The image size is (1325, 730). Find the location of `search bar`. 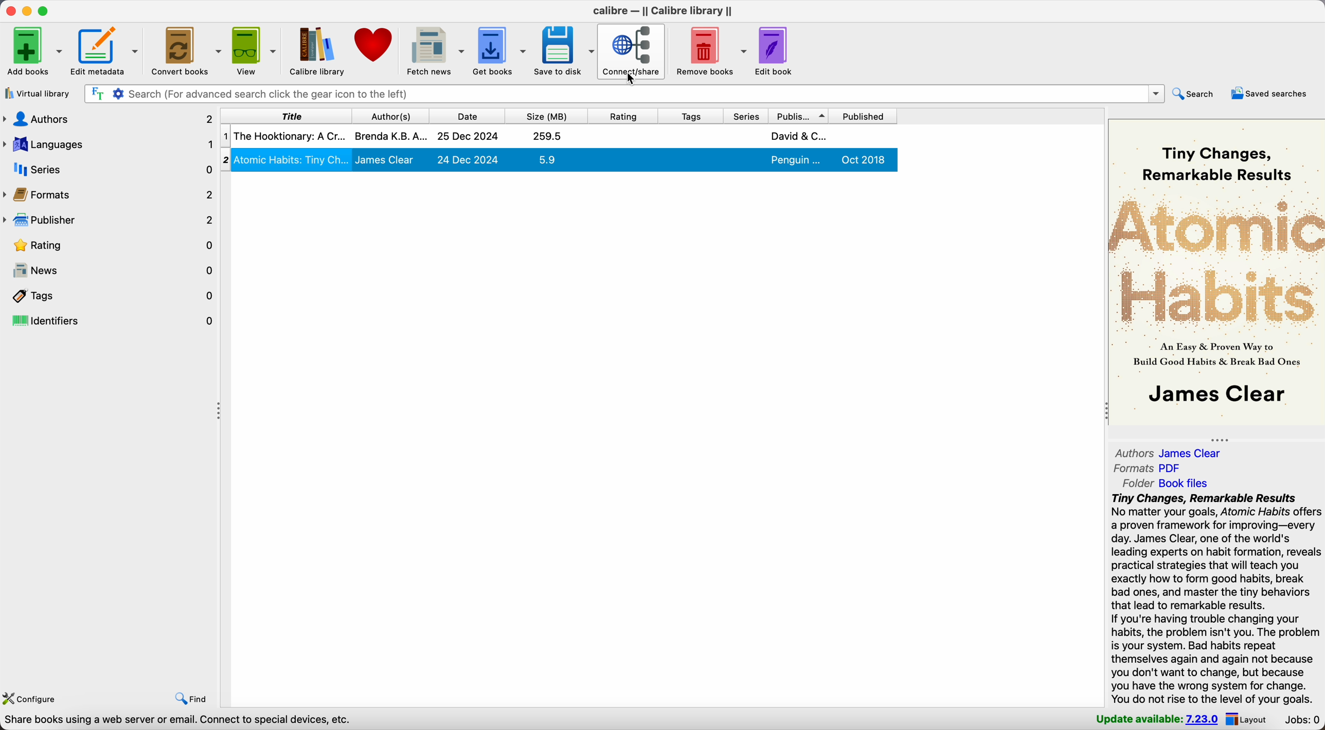

search bar is located at coordinates (623, 93).